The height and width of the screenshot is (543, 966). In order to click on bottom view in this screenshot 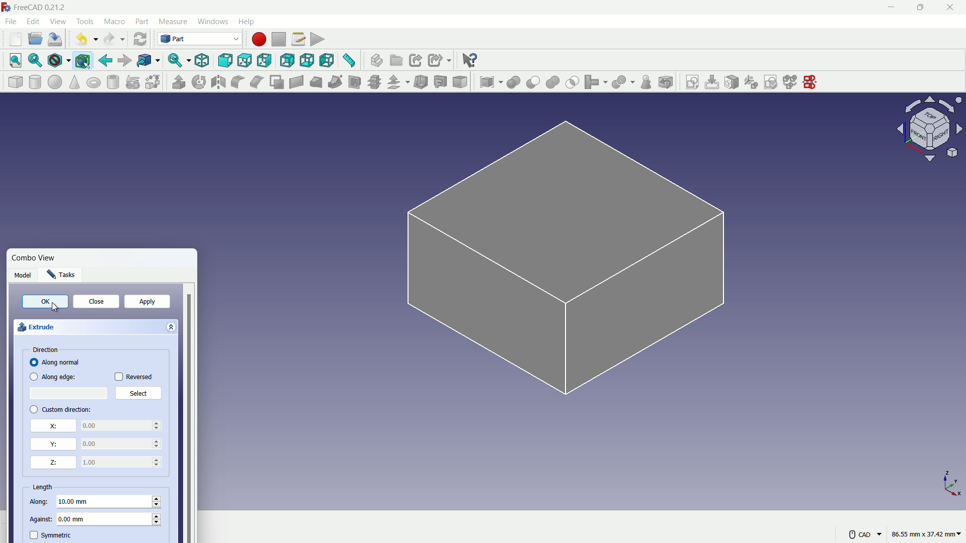, I will do `click(307, 60)`.